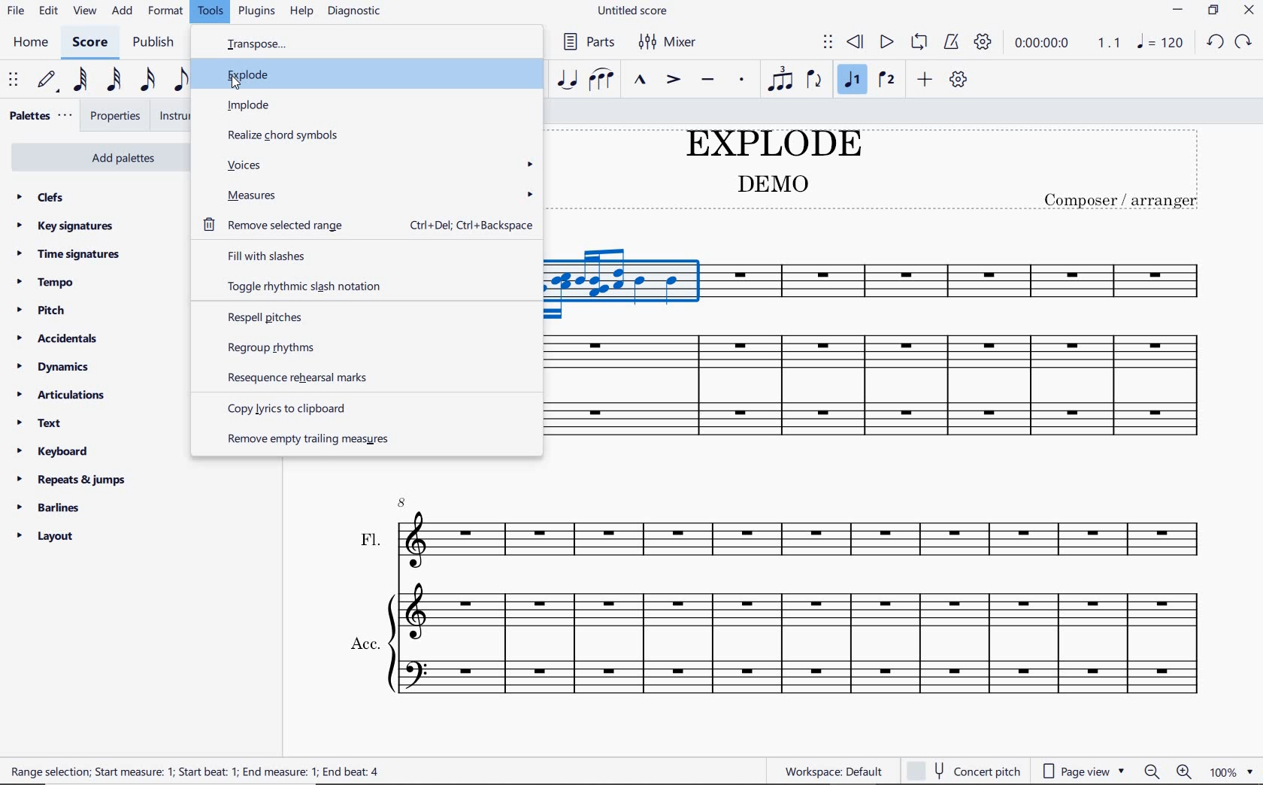 The width and height of the screenshot is (1263, 785). I want to click on palettes, so click(38, 114).